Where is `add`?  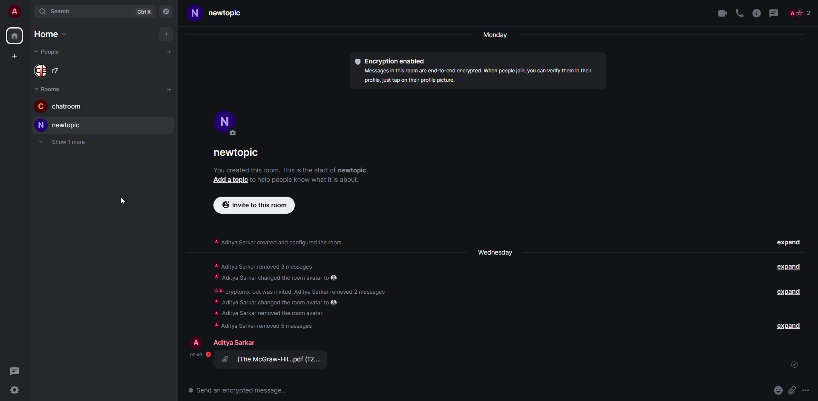
add is located at coordinates (169, 53).